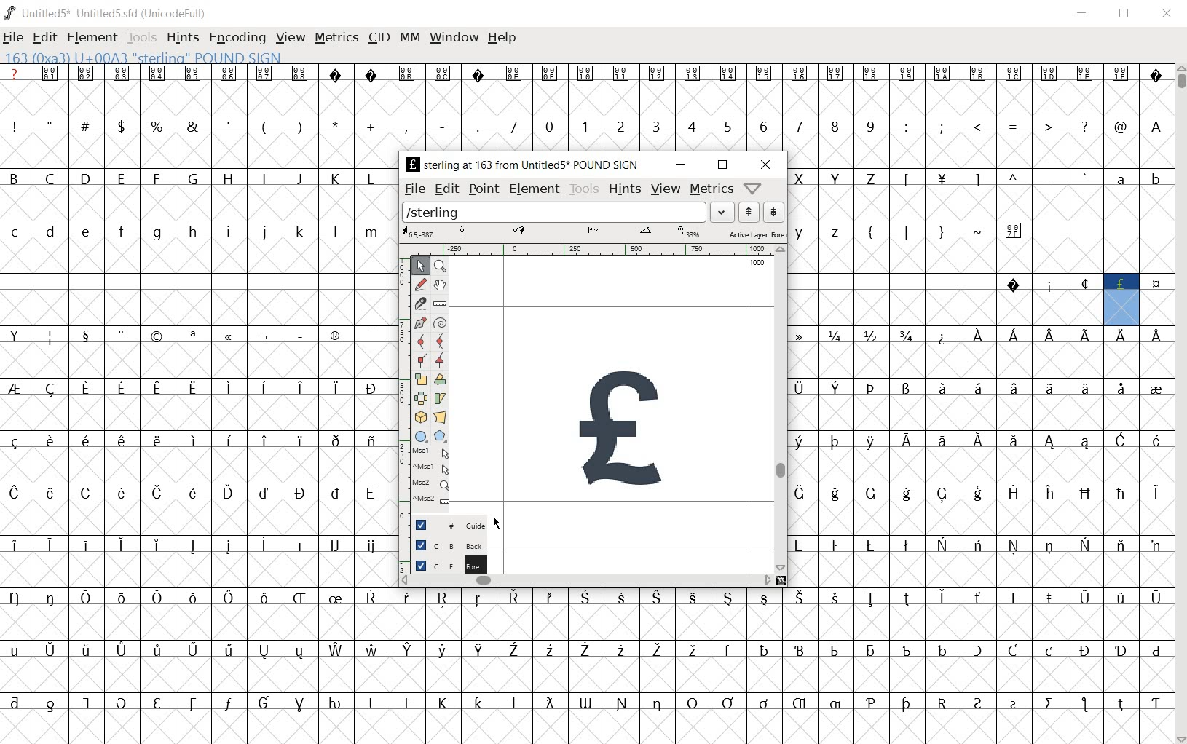  What do you see at coordinates (658, 73) in the screenshot?
I see `Symbol` at bounding box center [658, 73].